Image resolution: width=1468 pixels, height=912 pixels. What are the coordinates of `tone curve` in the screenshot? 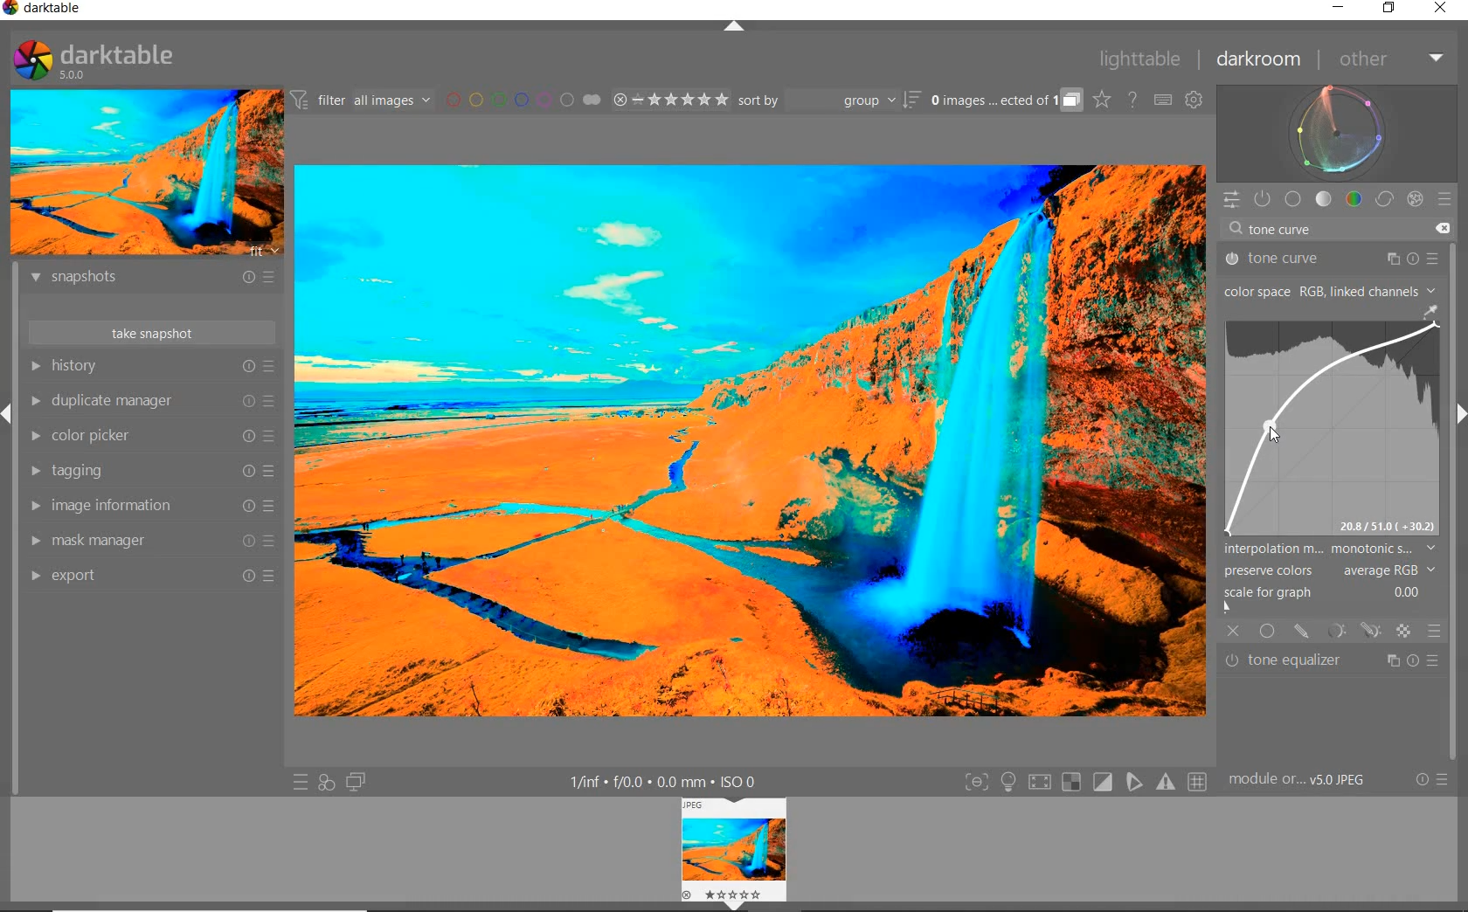 It's located at (1329, 259).